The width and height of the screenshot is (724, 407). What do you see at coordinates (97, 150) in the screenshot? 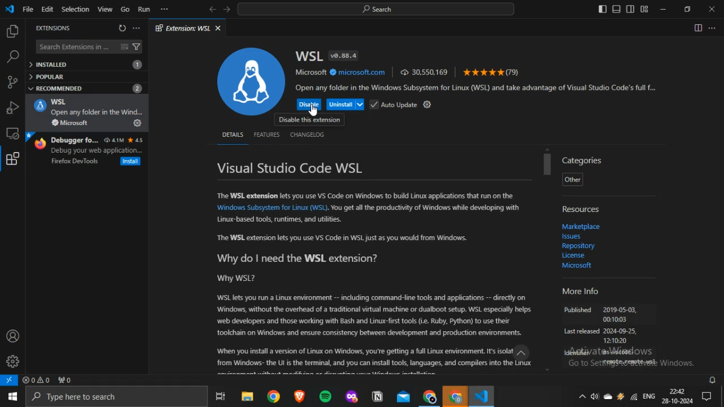
I see `Debug your web application...` at bounding box center [97, 150].